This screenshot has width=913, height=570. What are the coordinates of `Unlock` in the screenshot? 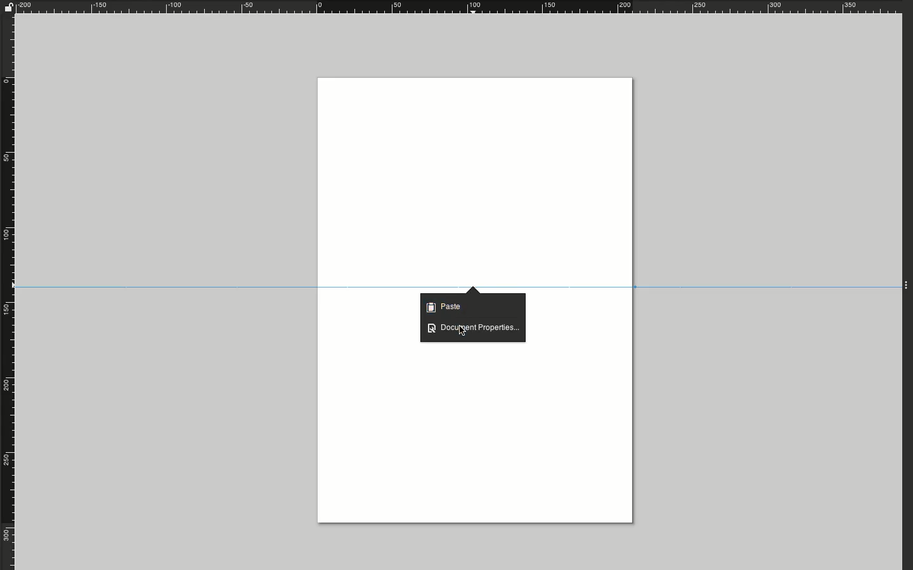 It's located at (8, 6).